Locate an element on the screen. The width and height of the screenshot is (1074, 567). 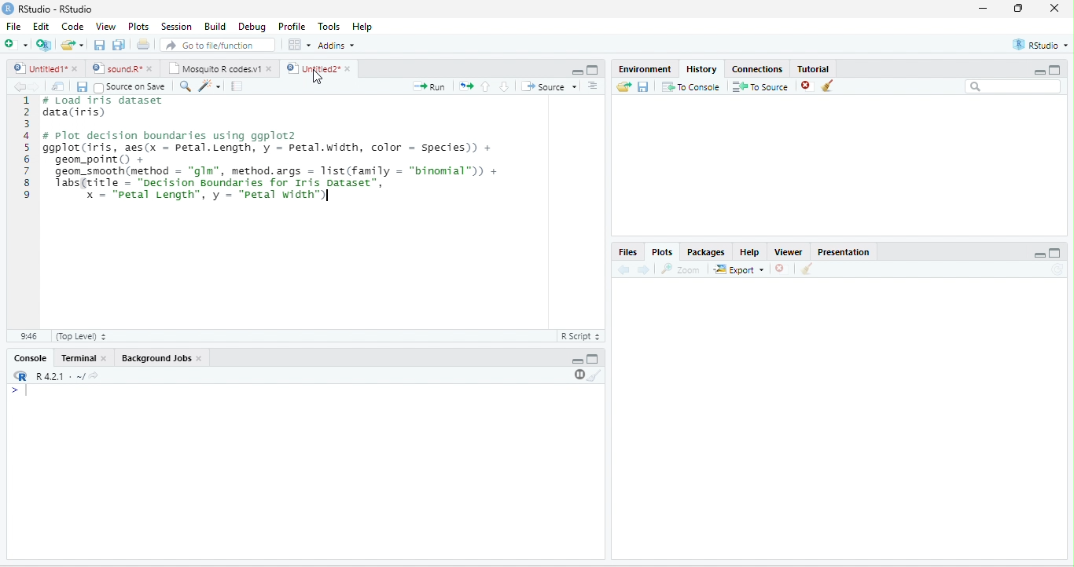
close is located at coordinates (76, 68).